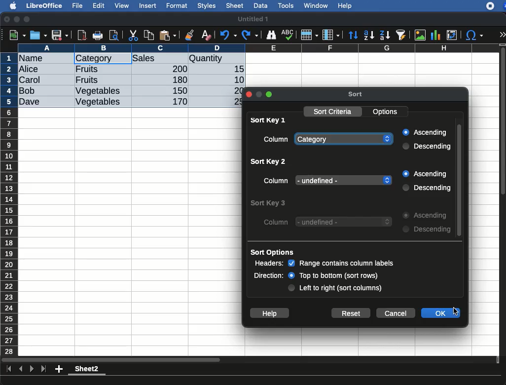  I want to click on sort key 1, so click(268, 119).